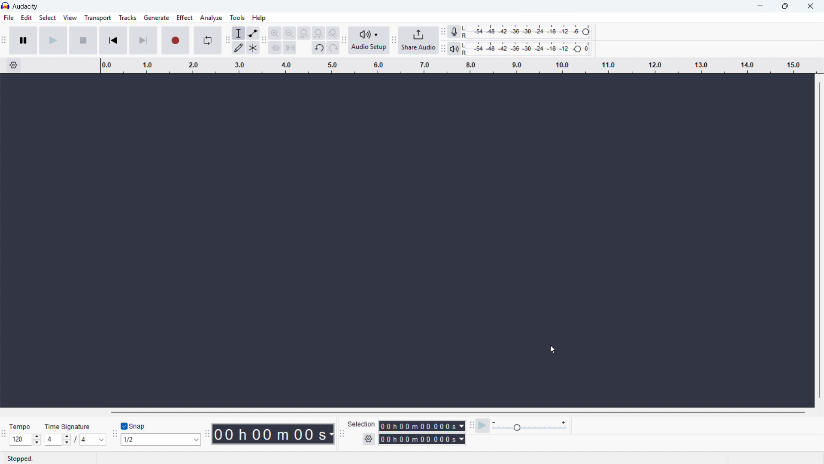 The height and width of the screenshot is (464, 824). What do you see at coordinates (418, 40) in the screenshot?
I see `share audio` at bounding box center [418, 40].